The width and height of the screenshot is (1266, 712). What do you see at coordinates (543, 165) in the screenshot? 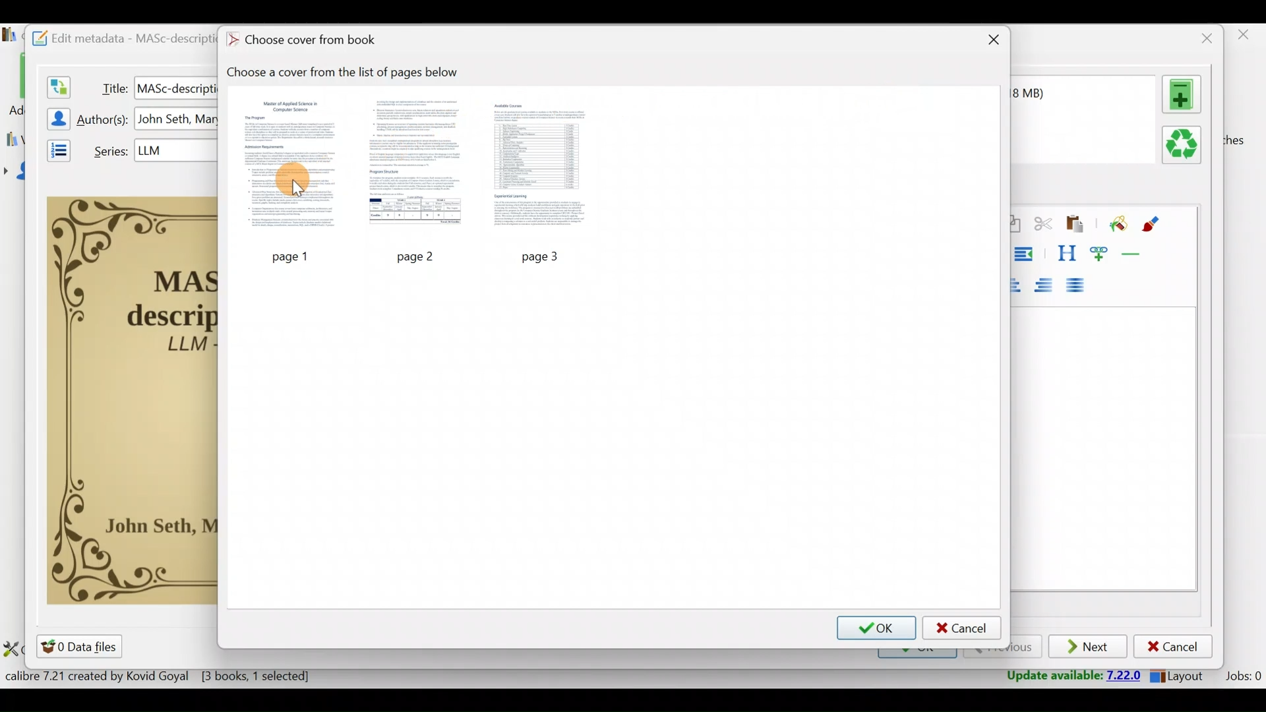
I see `Page 3` at bounding box center [543, 165].